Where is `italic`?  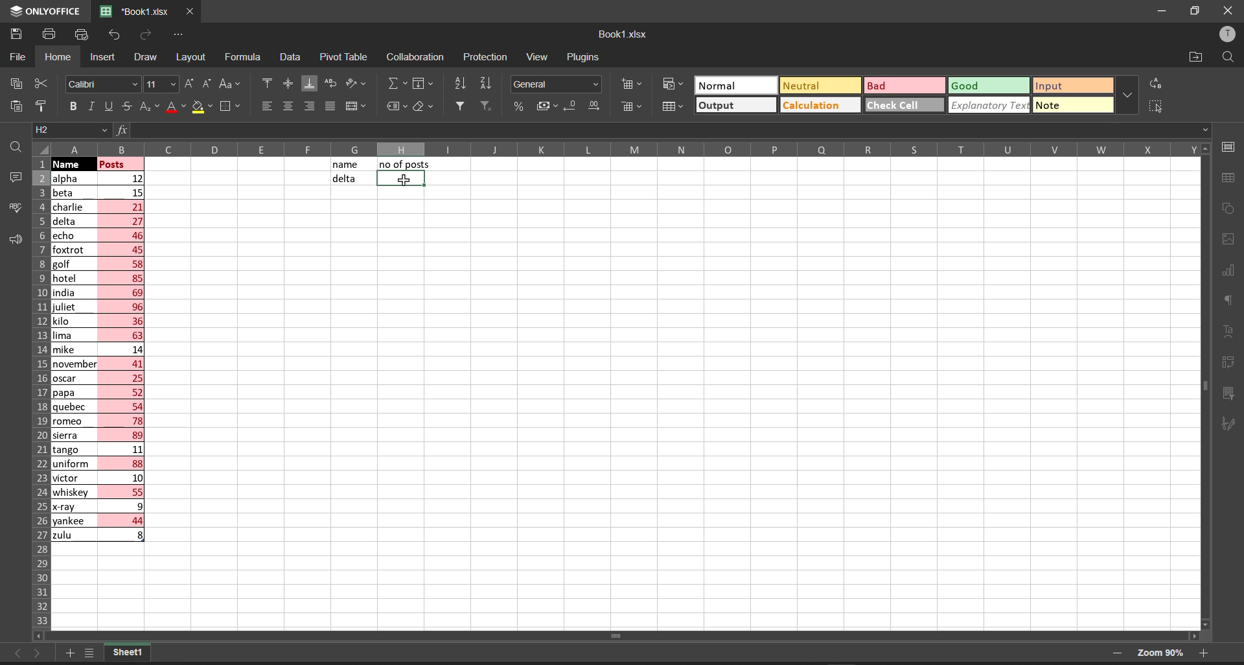 italic is located at coordinates (90, 106).